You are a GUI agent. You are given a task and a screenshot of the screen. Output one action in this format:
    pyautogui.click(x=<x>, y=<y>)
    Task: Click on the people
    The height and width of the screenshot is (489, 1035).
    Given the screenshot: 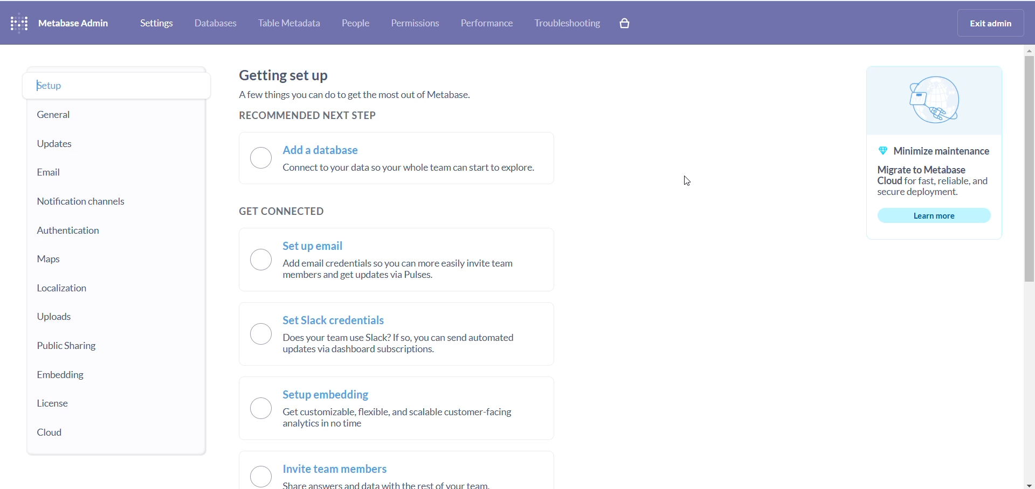 What is the action you would take?
    pyautogui.click(x=357, y=24)
    